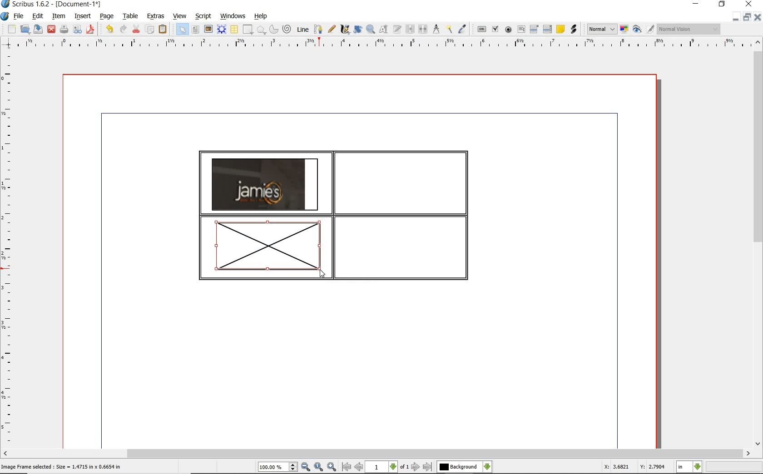 This screenshot has width=763, height=474. What do you see at coordinates (561, 30) in the screenshot?
I see `text annotation` at bounding box center [561, 30].